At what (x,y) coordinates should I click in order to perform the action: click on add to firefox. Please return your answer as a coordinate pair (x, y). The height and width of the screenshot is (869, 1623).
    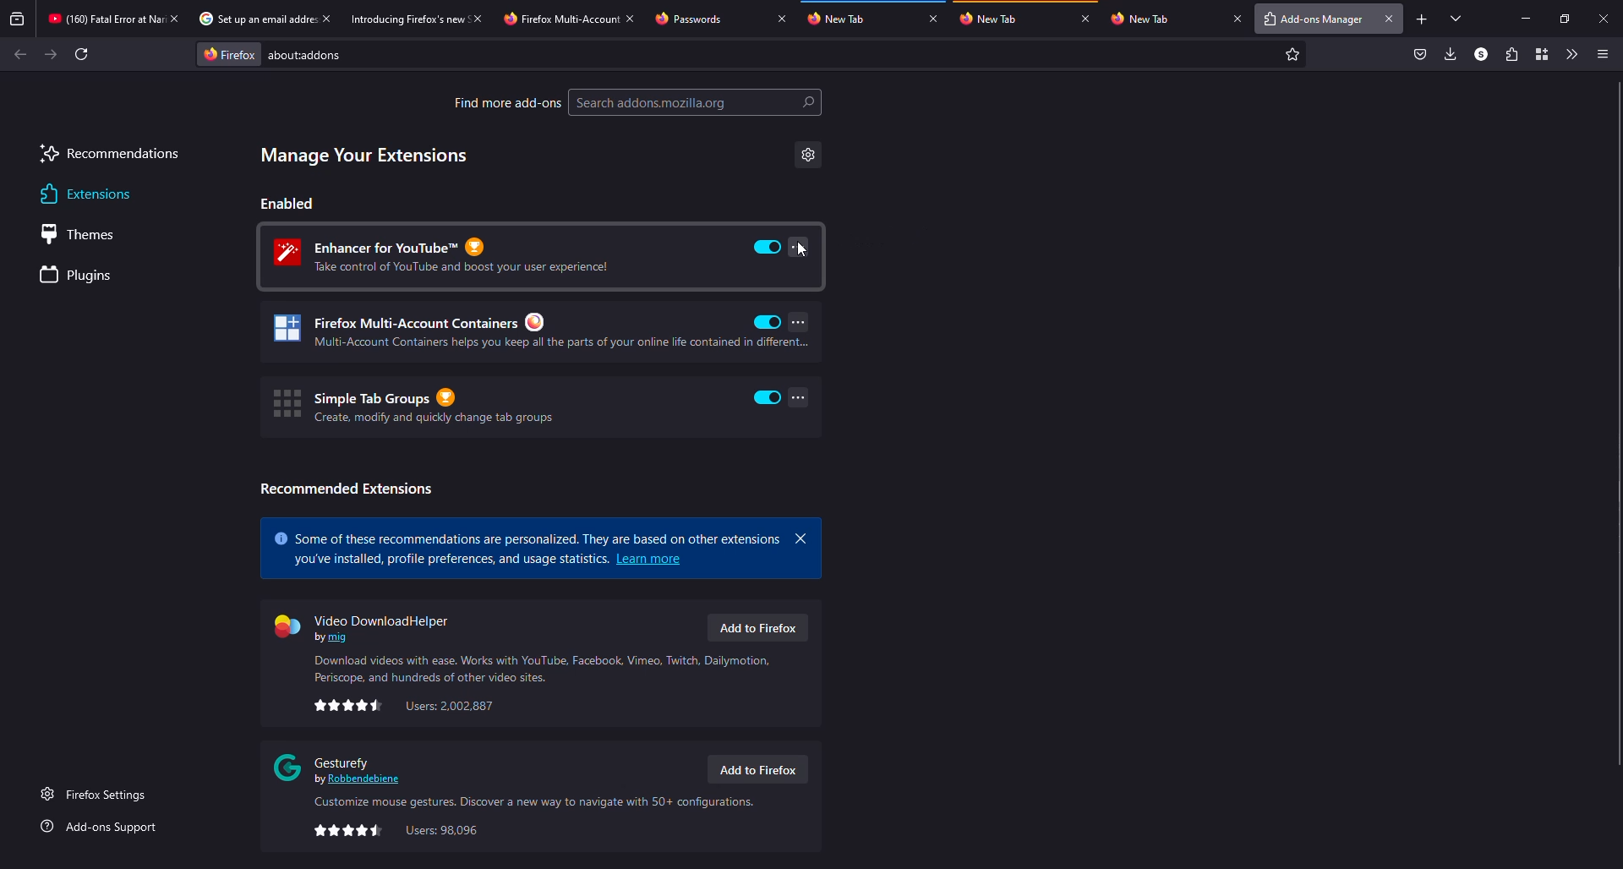
    Looking at the image, I should click on (756, 770).